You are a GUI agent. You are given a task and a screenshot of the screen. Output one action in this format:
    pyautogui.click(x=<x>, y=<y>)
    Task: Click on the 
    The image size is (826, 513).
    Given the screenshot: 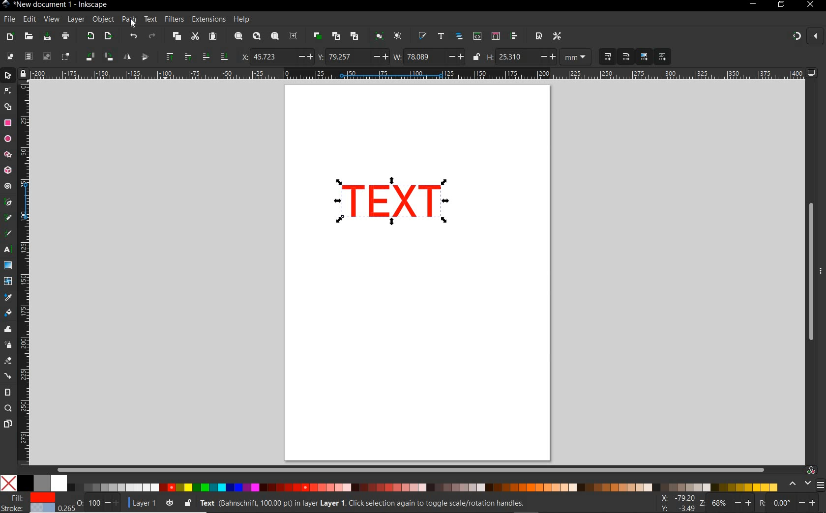 What is the action you would take?
    pyautogui.click(x=793, y=503)
    